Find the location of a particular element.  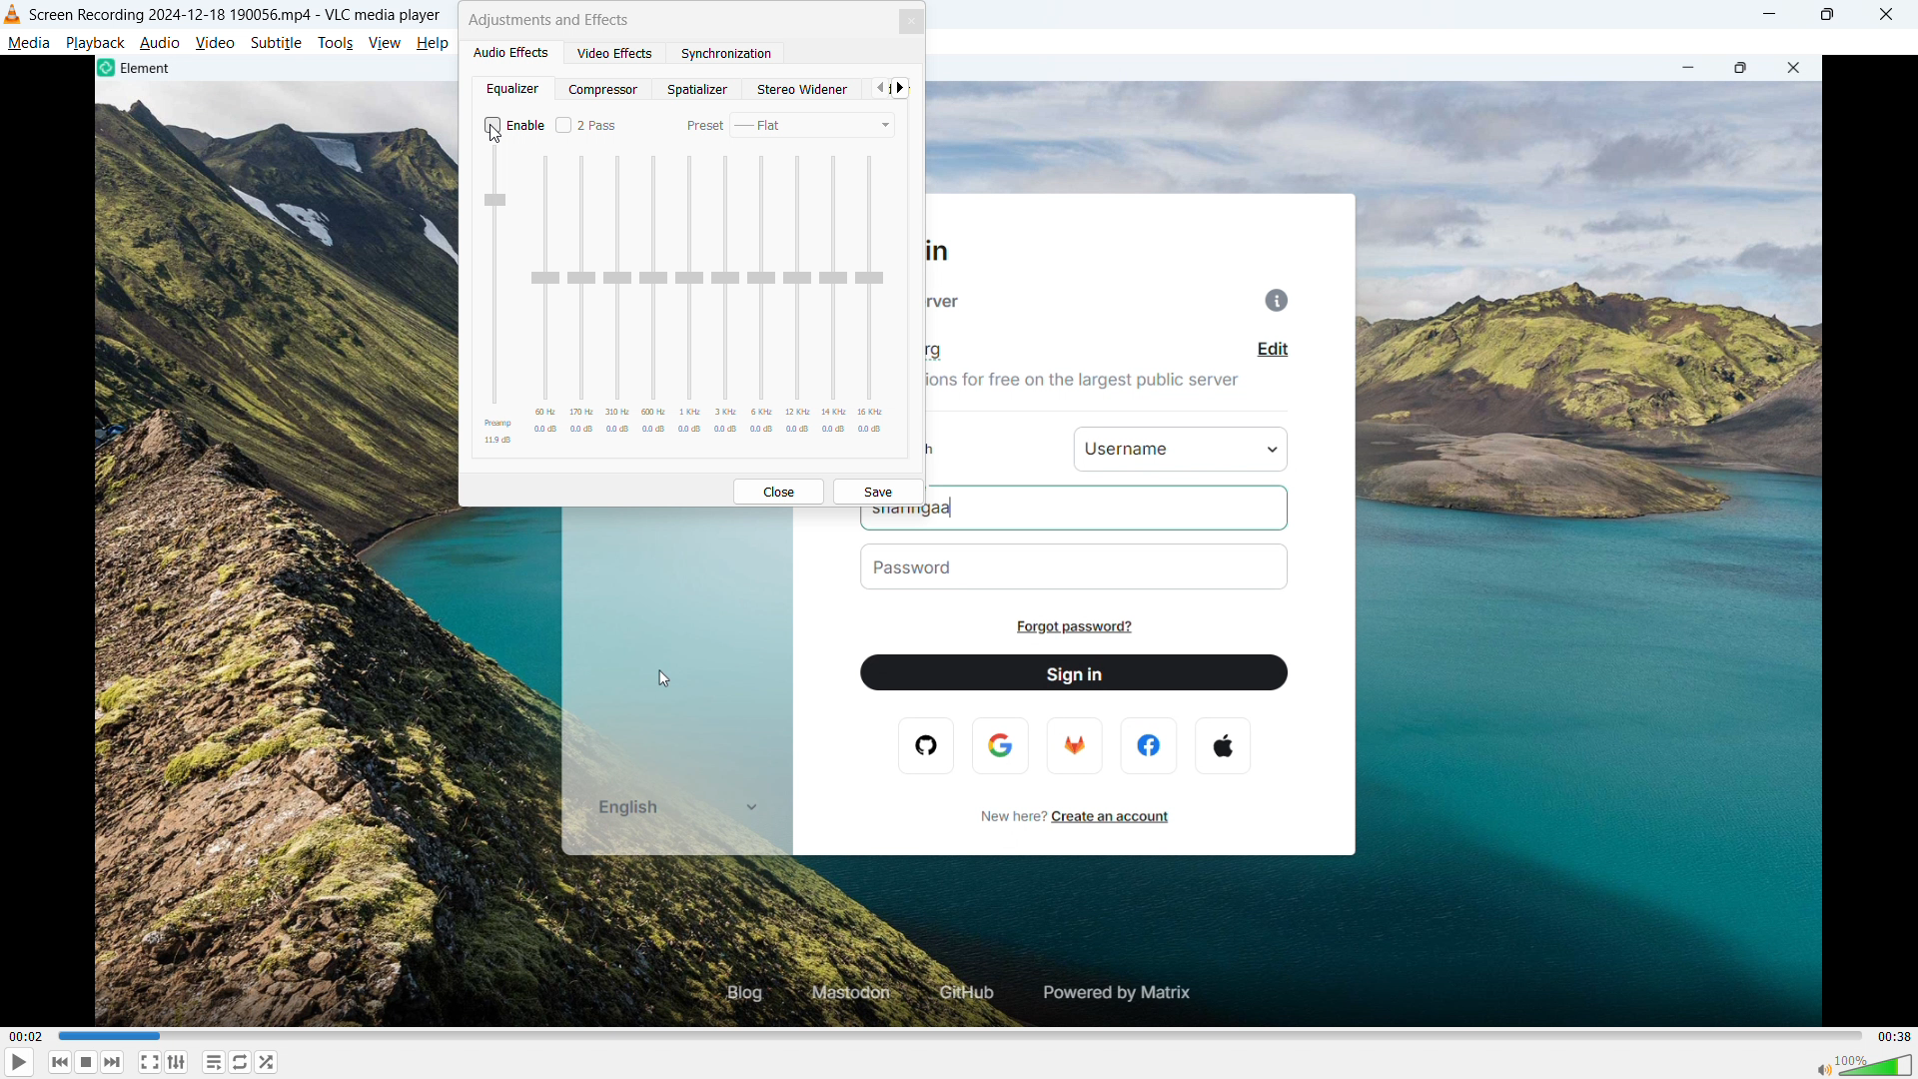

00:38 is located at coordinates (1895, 1037).